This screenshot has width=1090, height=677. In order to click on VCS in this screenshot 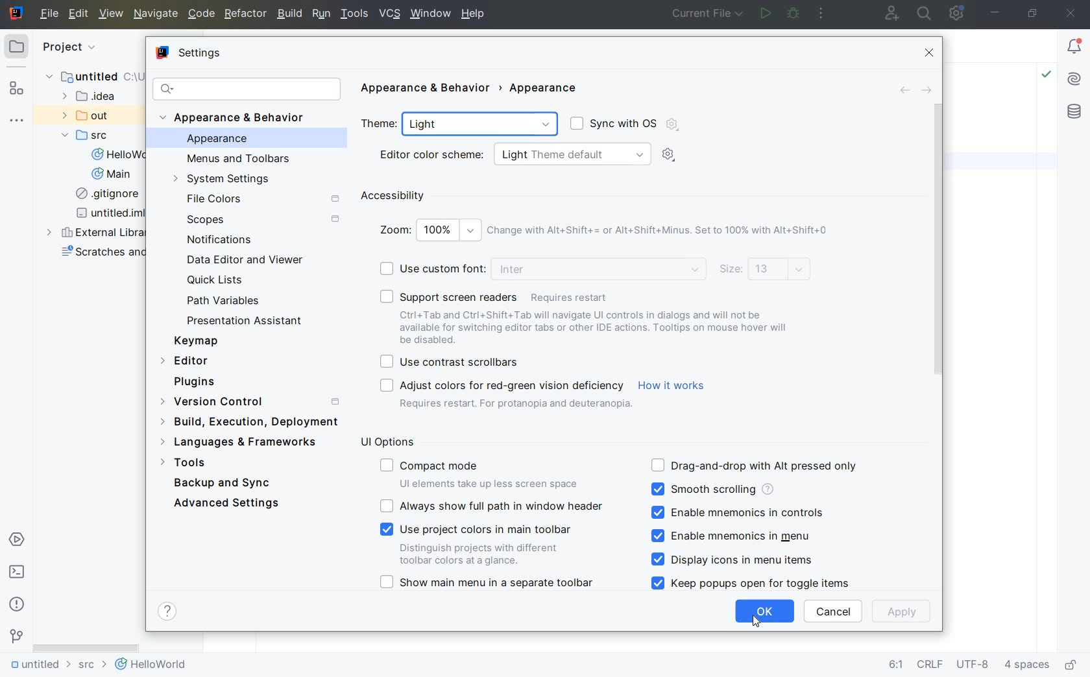, I will do `click(389, 14)`.